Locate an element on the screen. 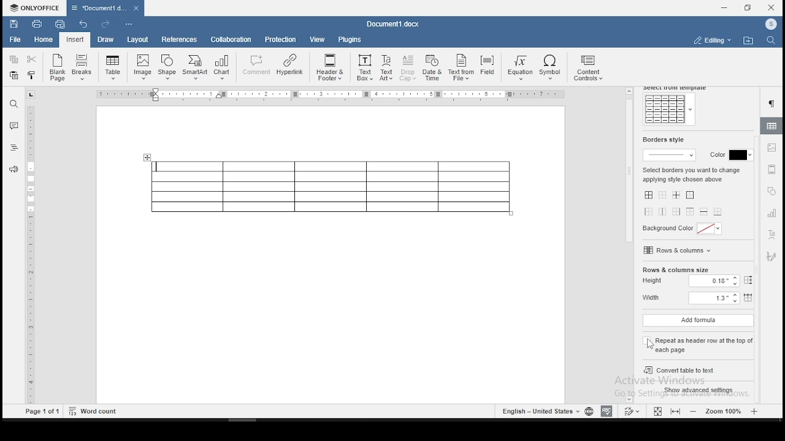  copy is located at coordinates (14, 59).